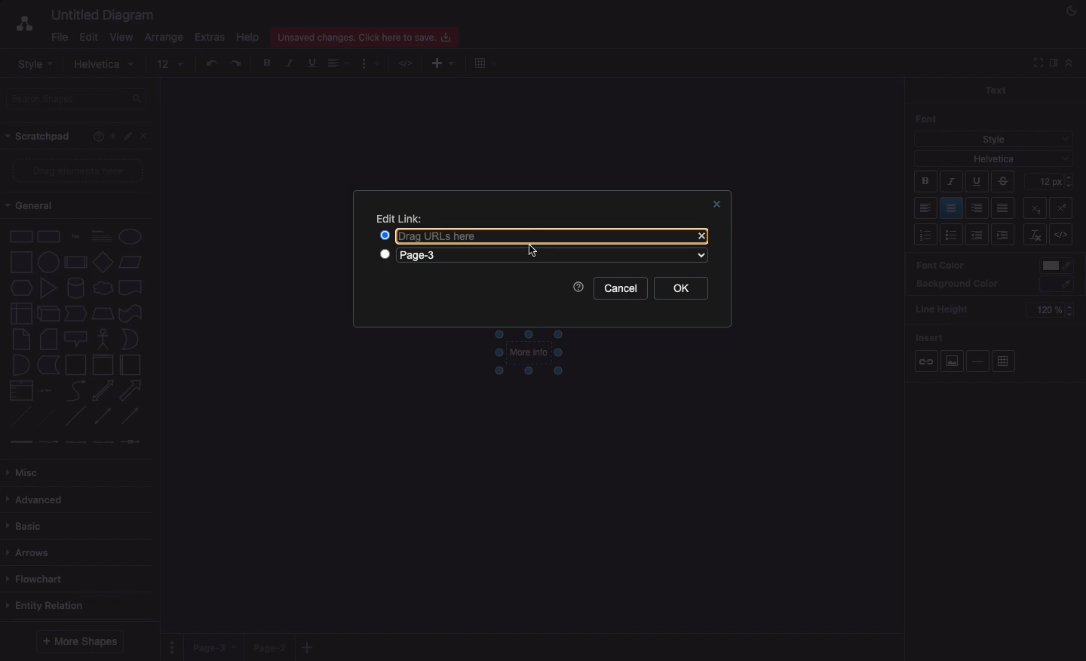  Describe the element at coordinates (58, 36) in the screenshot. I see `File` at that location.